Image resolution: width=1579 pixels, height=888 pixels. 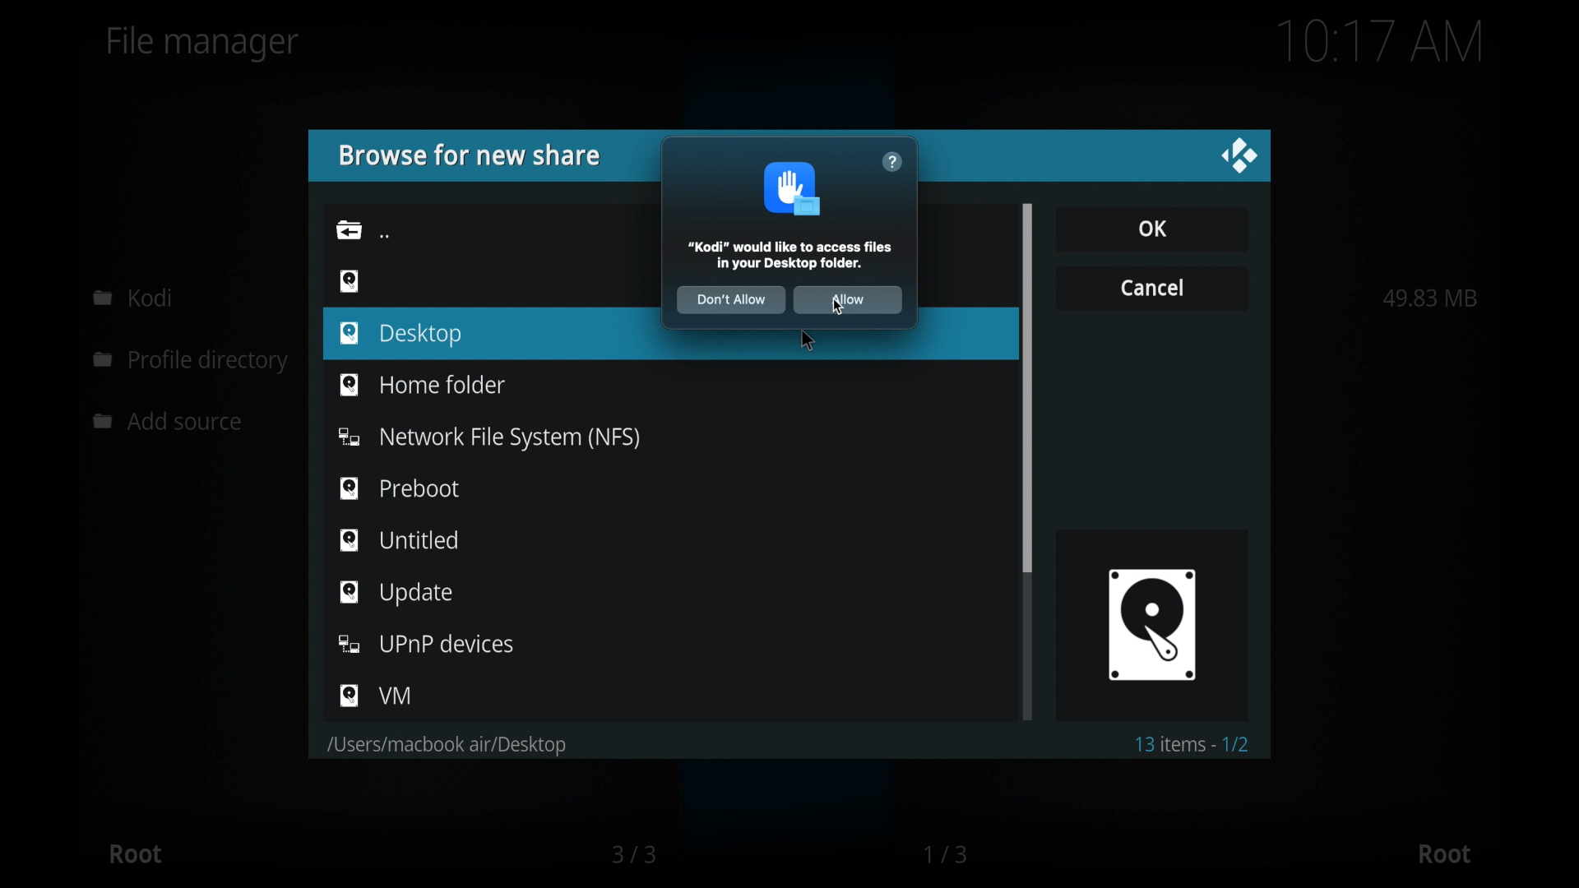 I want to click on root, so click(x=135, y=853).